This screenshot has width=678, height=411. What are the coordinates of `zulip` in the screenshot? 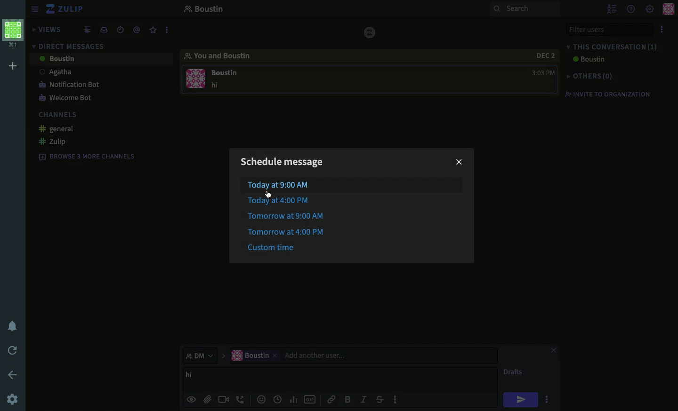 It's located at (371, 34).